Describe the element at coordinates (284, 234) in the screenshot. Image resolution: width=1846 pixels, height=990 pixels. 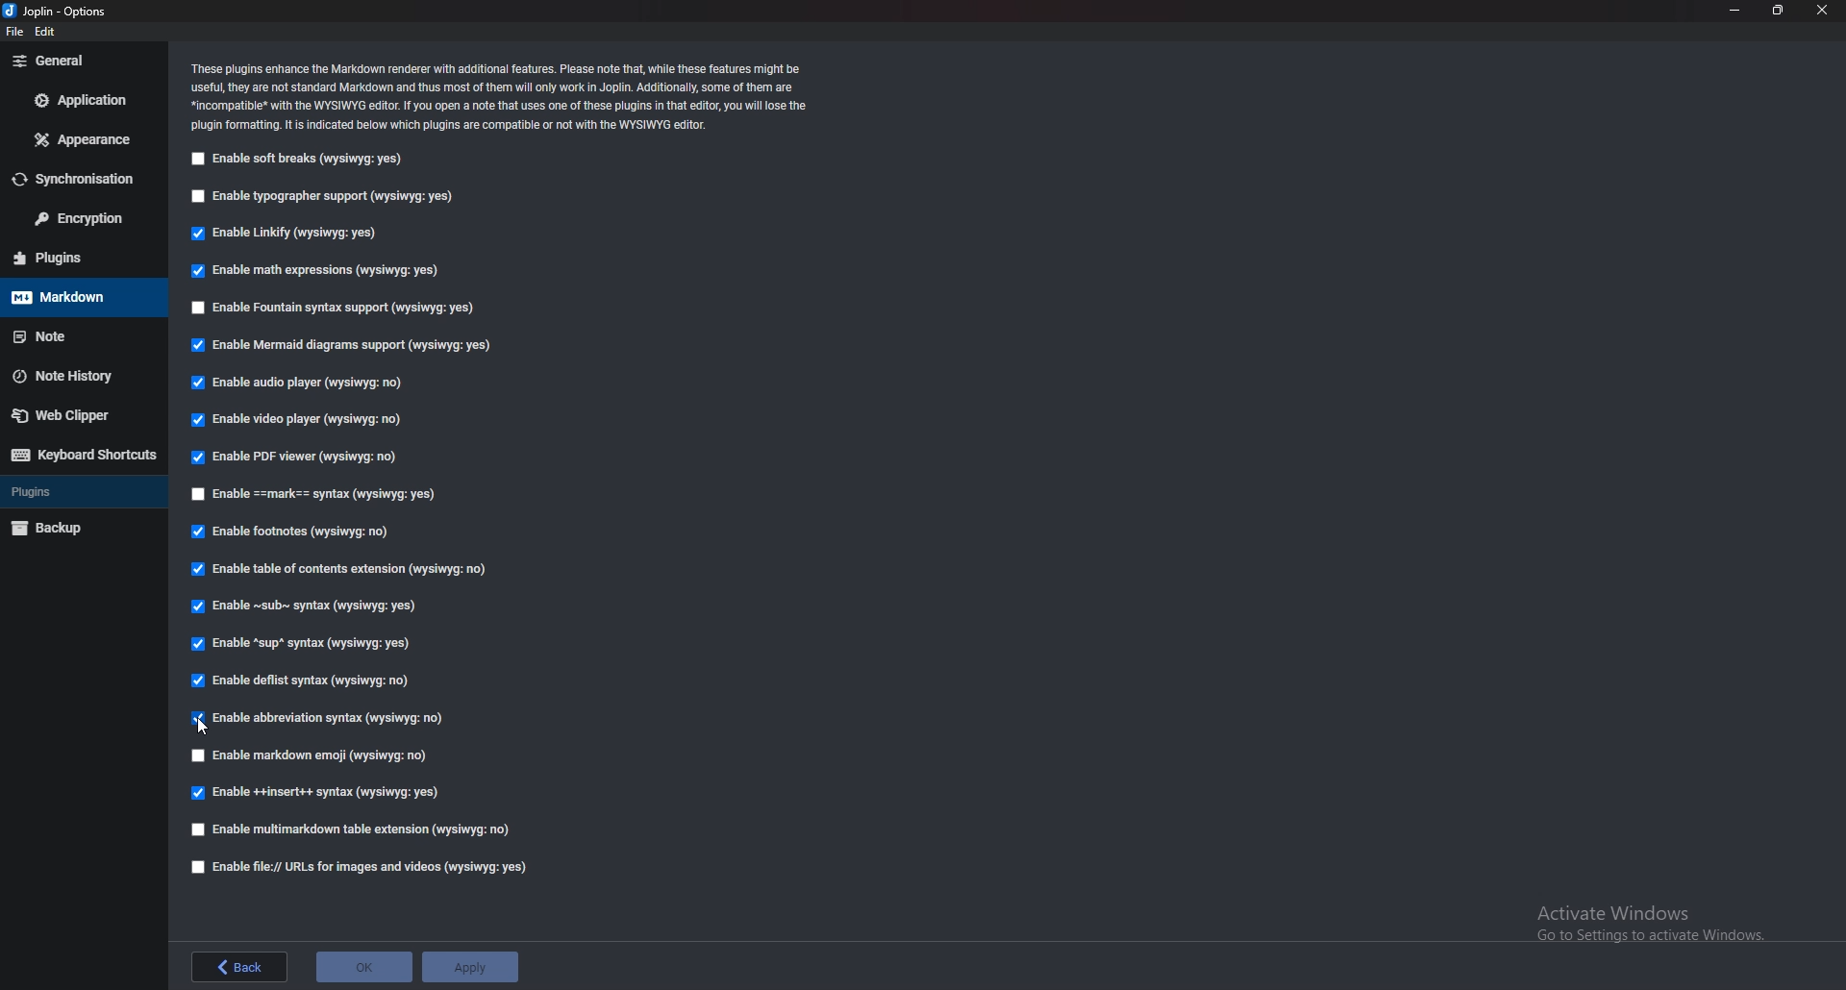
I see `Enable linkify` at that location.